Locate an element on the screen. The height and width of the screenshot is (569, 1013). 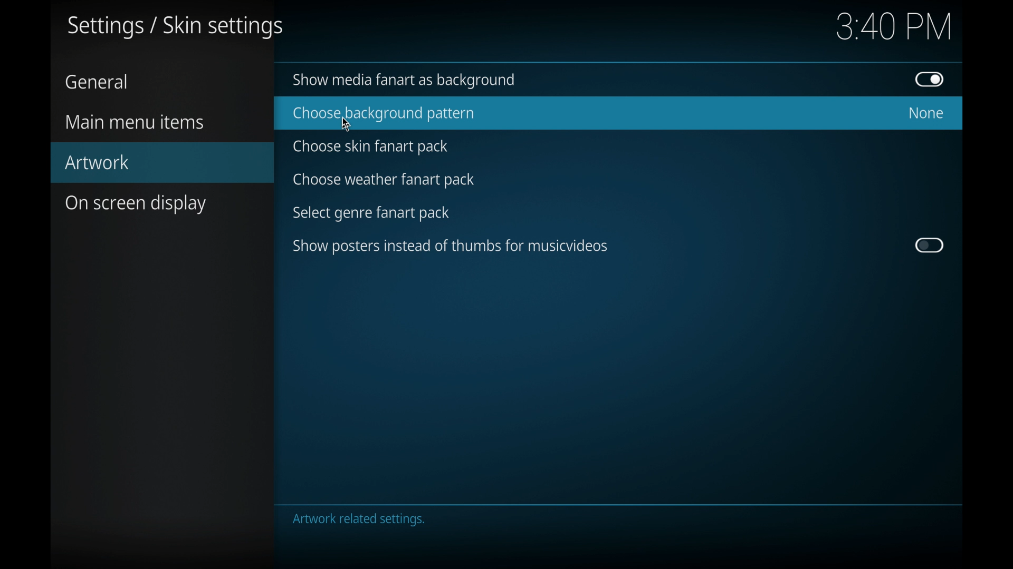
artwork related settings is located at coordinates (358, 519).